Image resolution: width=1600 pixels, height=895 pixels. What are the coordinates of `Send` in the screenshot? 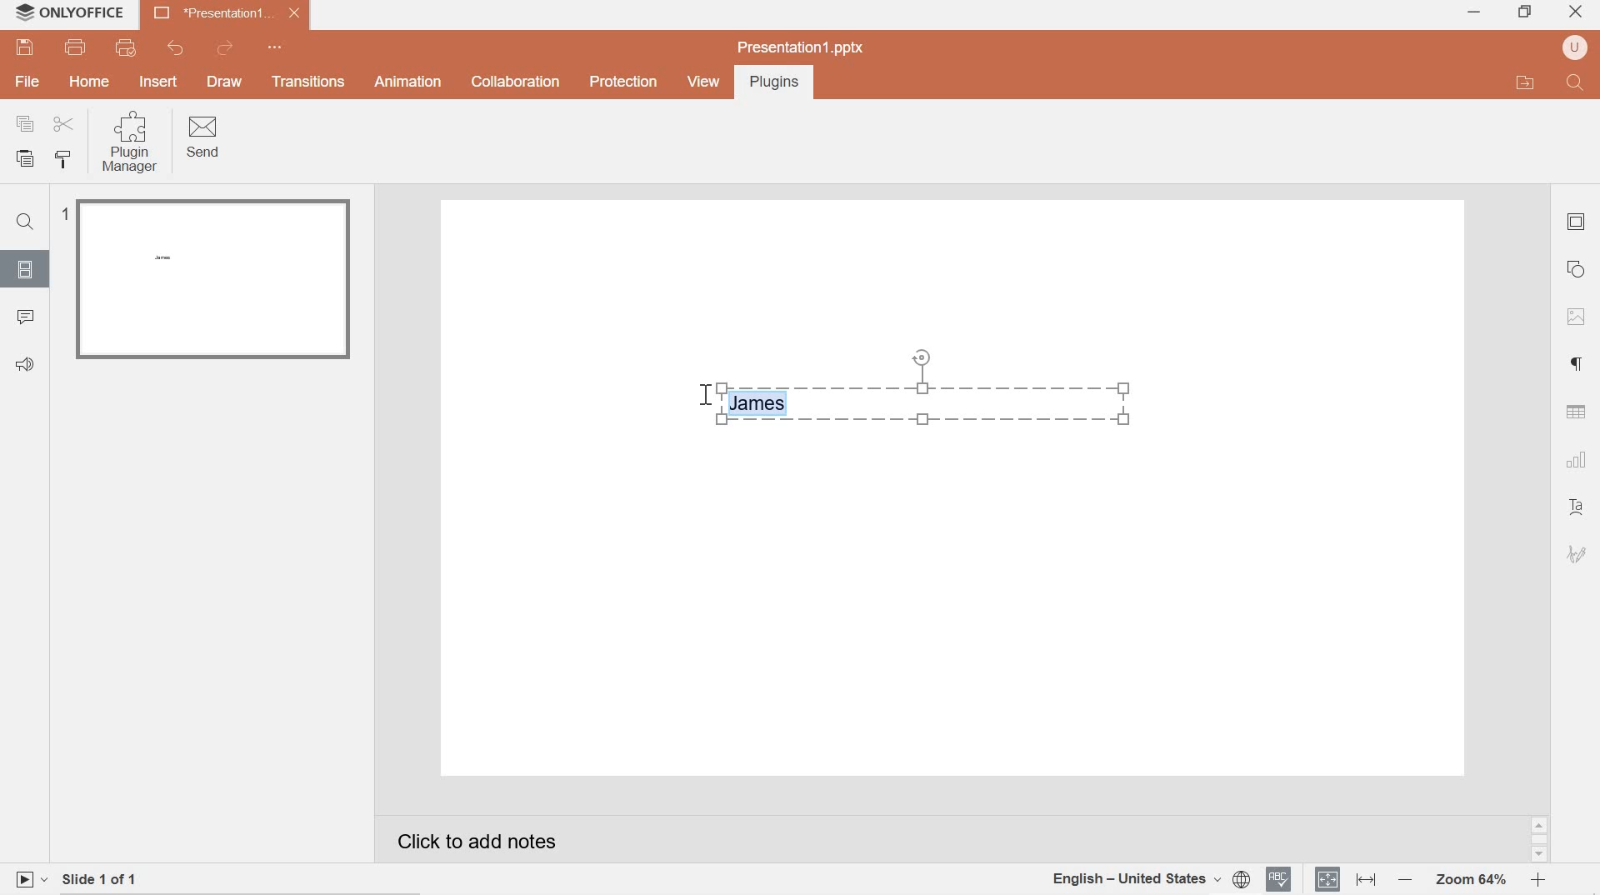 It's located at (205, 138).